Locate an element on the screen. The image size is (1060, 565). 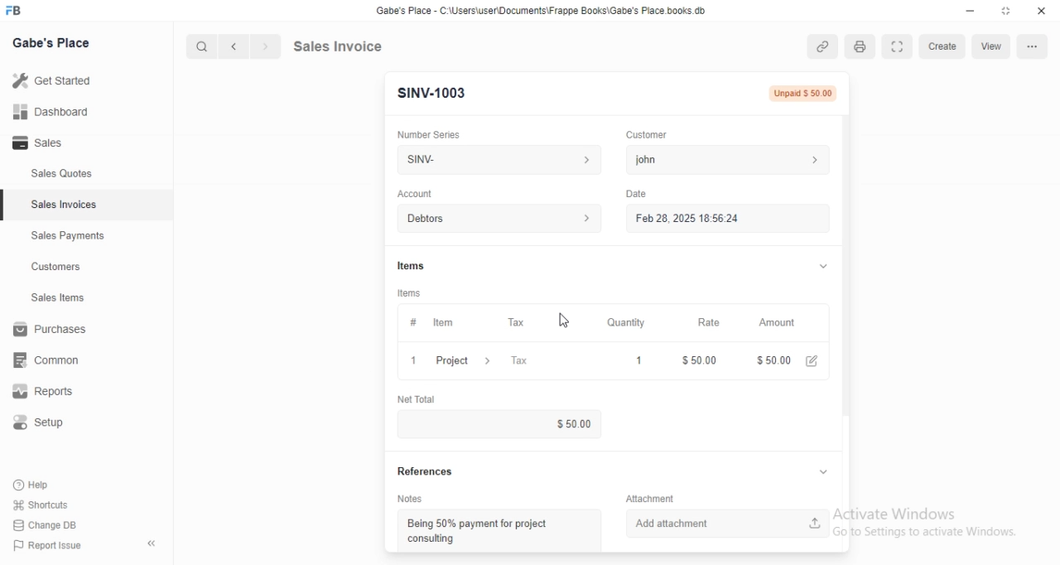
Sales Invoices is located at coordinates (65, 205).